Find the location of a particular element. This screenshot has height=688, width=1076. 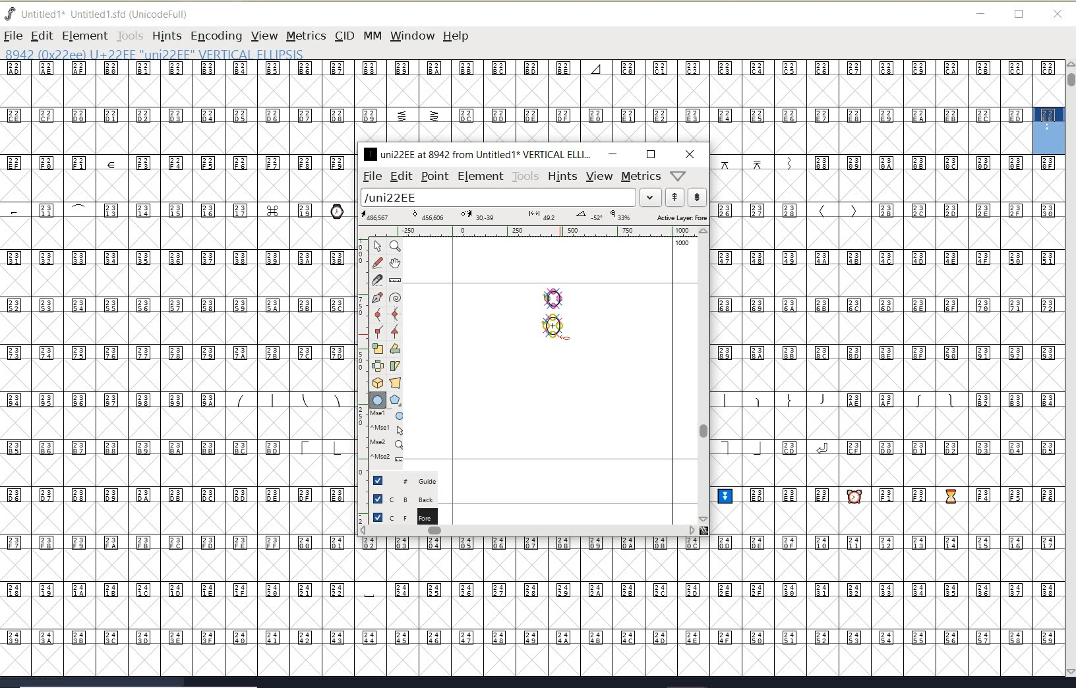

background is located at coordinates (405, 498).